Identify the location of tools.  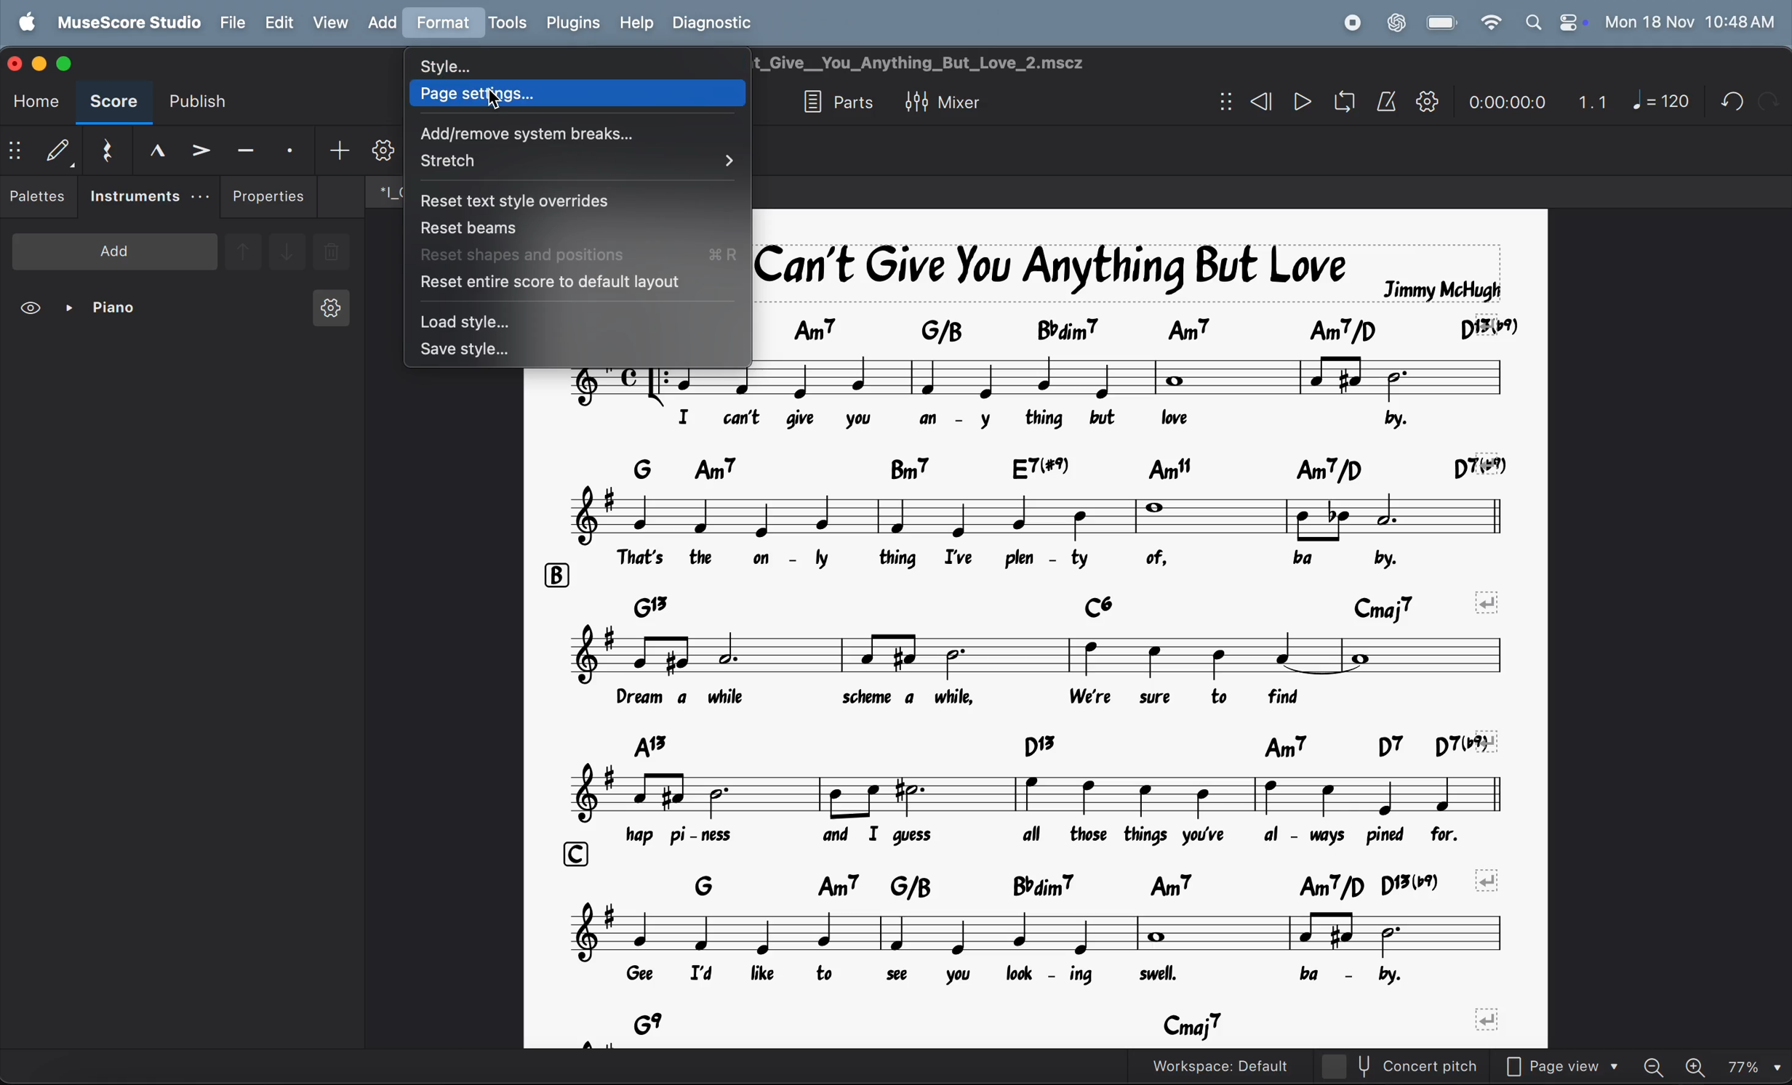
(507, 24).